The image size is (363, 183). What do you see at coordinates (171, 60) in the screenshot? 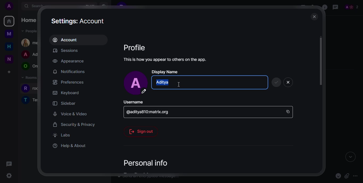
I see `This is how you appear to others on the app.` at bounding box center [171, 60].